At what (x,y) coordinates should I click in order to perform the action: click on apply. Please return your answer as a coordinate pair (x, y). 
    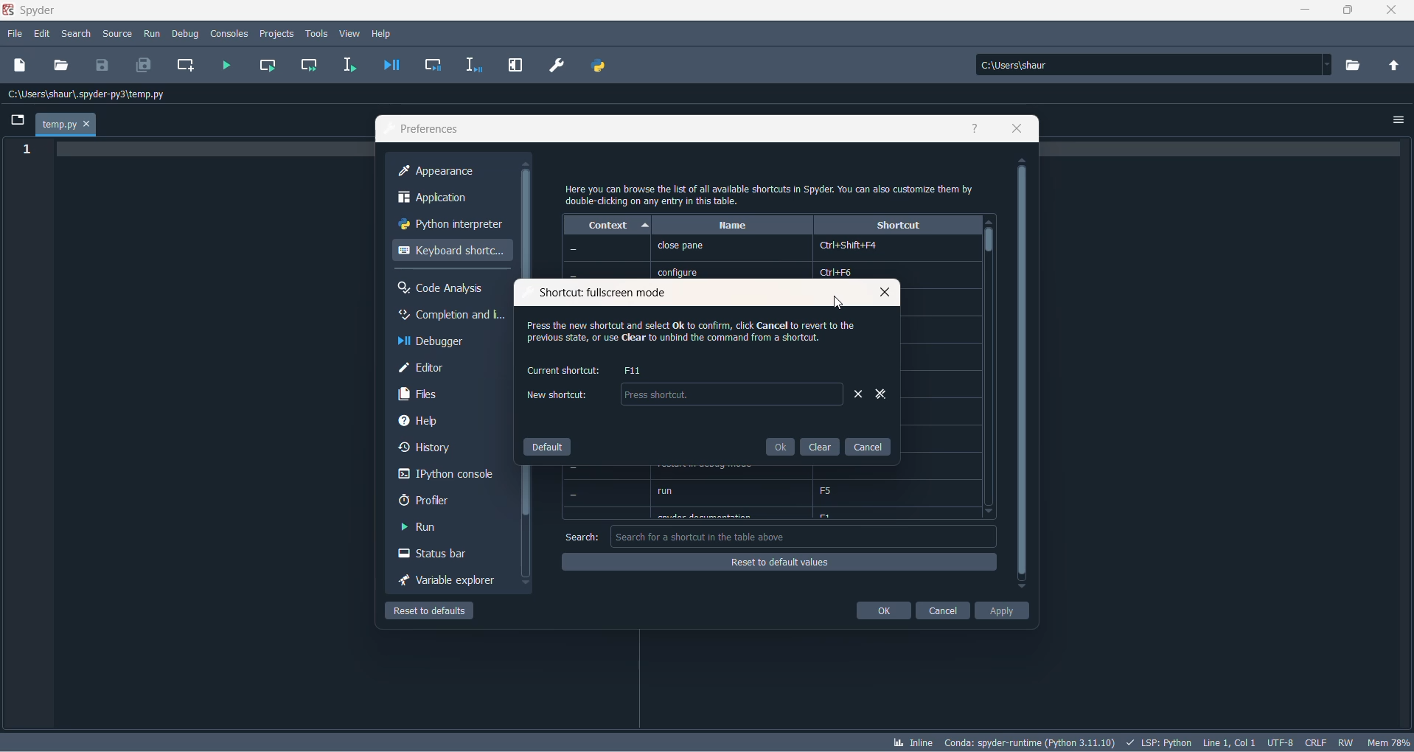
    Looking at the image, I should click on (1003, 613).